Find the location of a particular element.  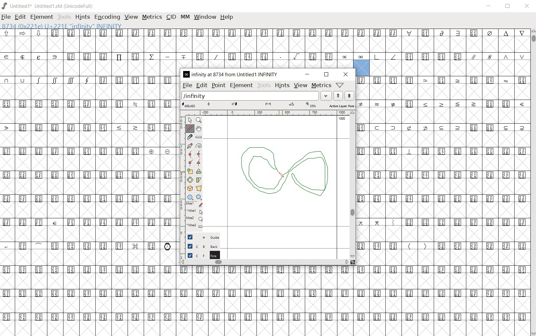

INFINITY AT 8734 FROM UNTITLED1 INFINITY is located at coordinates (231, 74).